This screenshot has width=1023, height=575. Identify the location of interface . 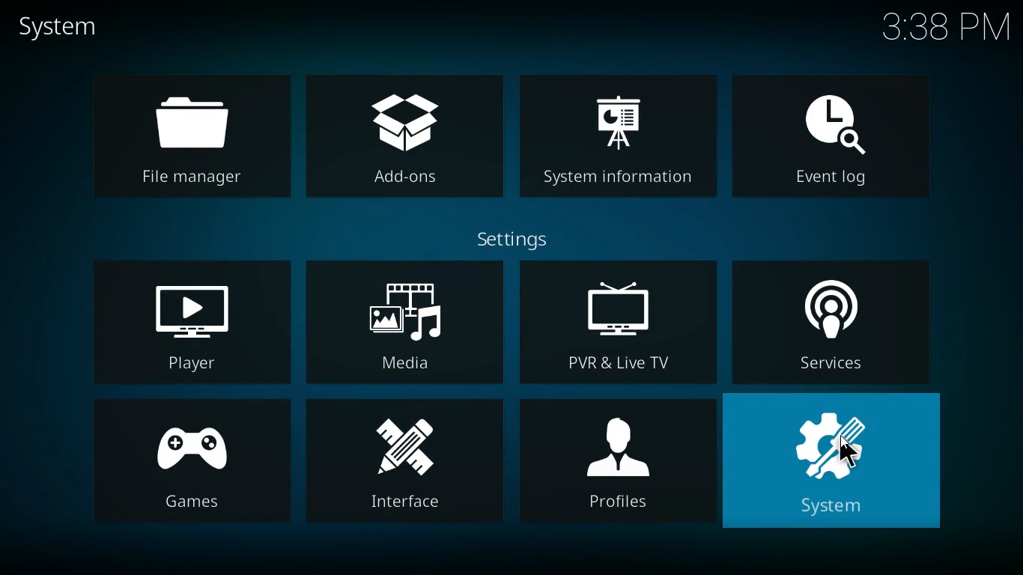
(404, 466).